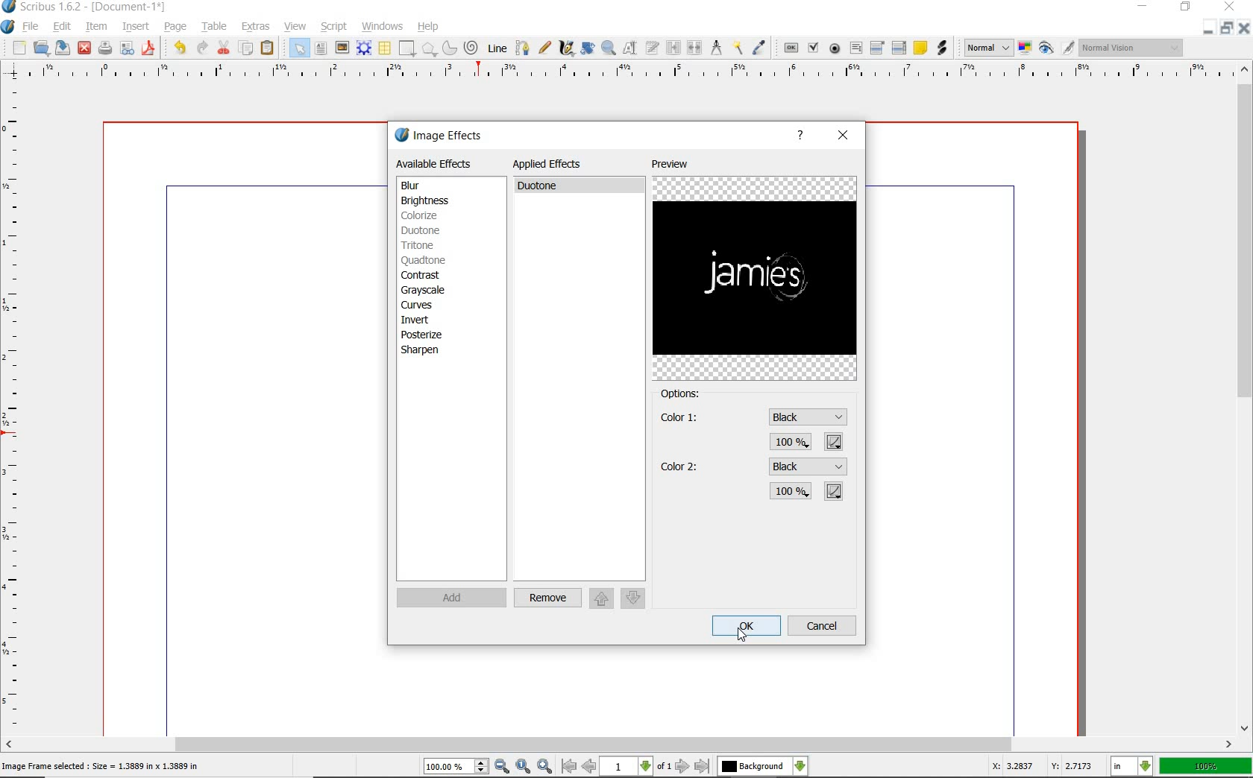 The height and width of the screenshot is (778, 1253). I want to click on duotone, so click(433, 232).